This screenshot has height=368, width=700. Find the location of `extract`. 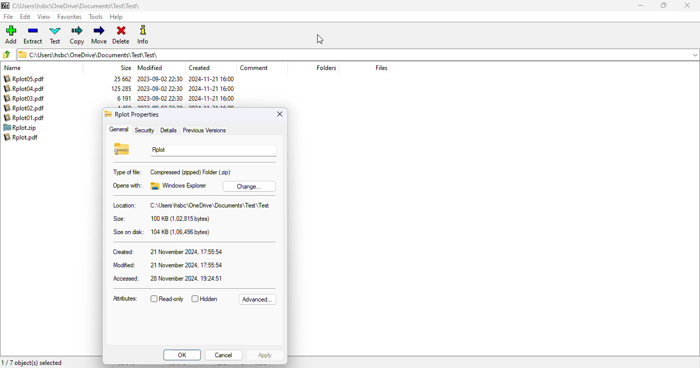

extract is located at coordinates (33, 35).